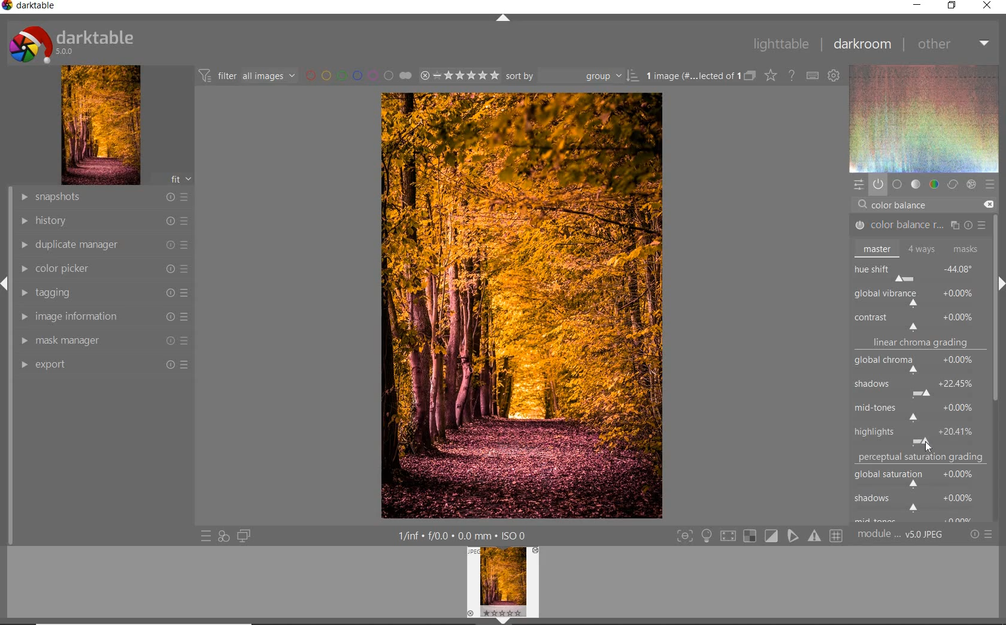  Describe the element at coordinates (104, 269) in the screenshot. I see `color picker` at that location.